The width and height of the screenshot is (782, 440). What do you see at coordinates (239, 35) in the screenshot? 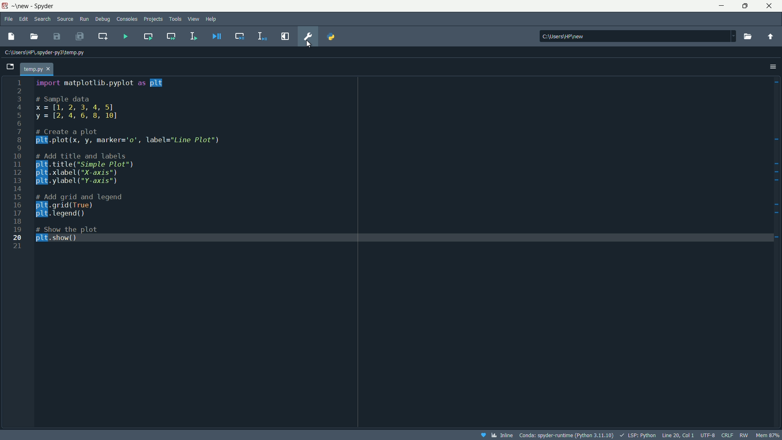
I see `debug cell` at bounding box center [239, 35].